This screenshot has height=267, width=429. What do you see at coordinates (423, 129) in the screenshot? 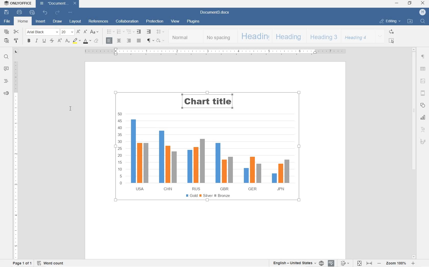
I see `TEXT ART` at bounding box center [423, 129].